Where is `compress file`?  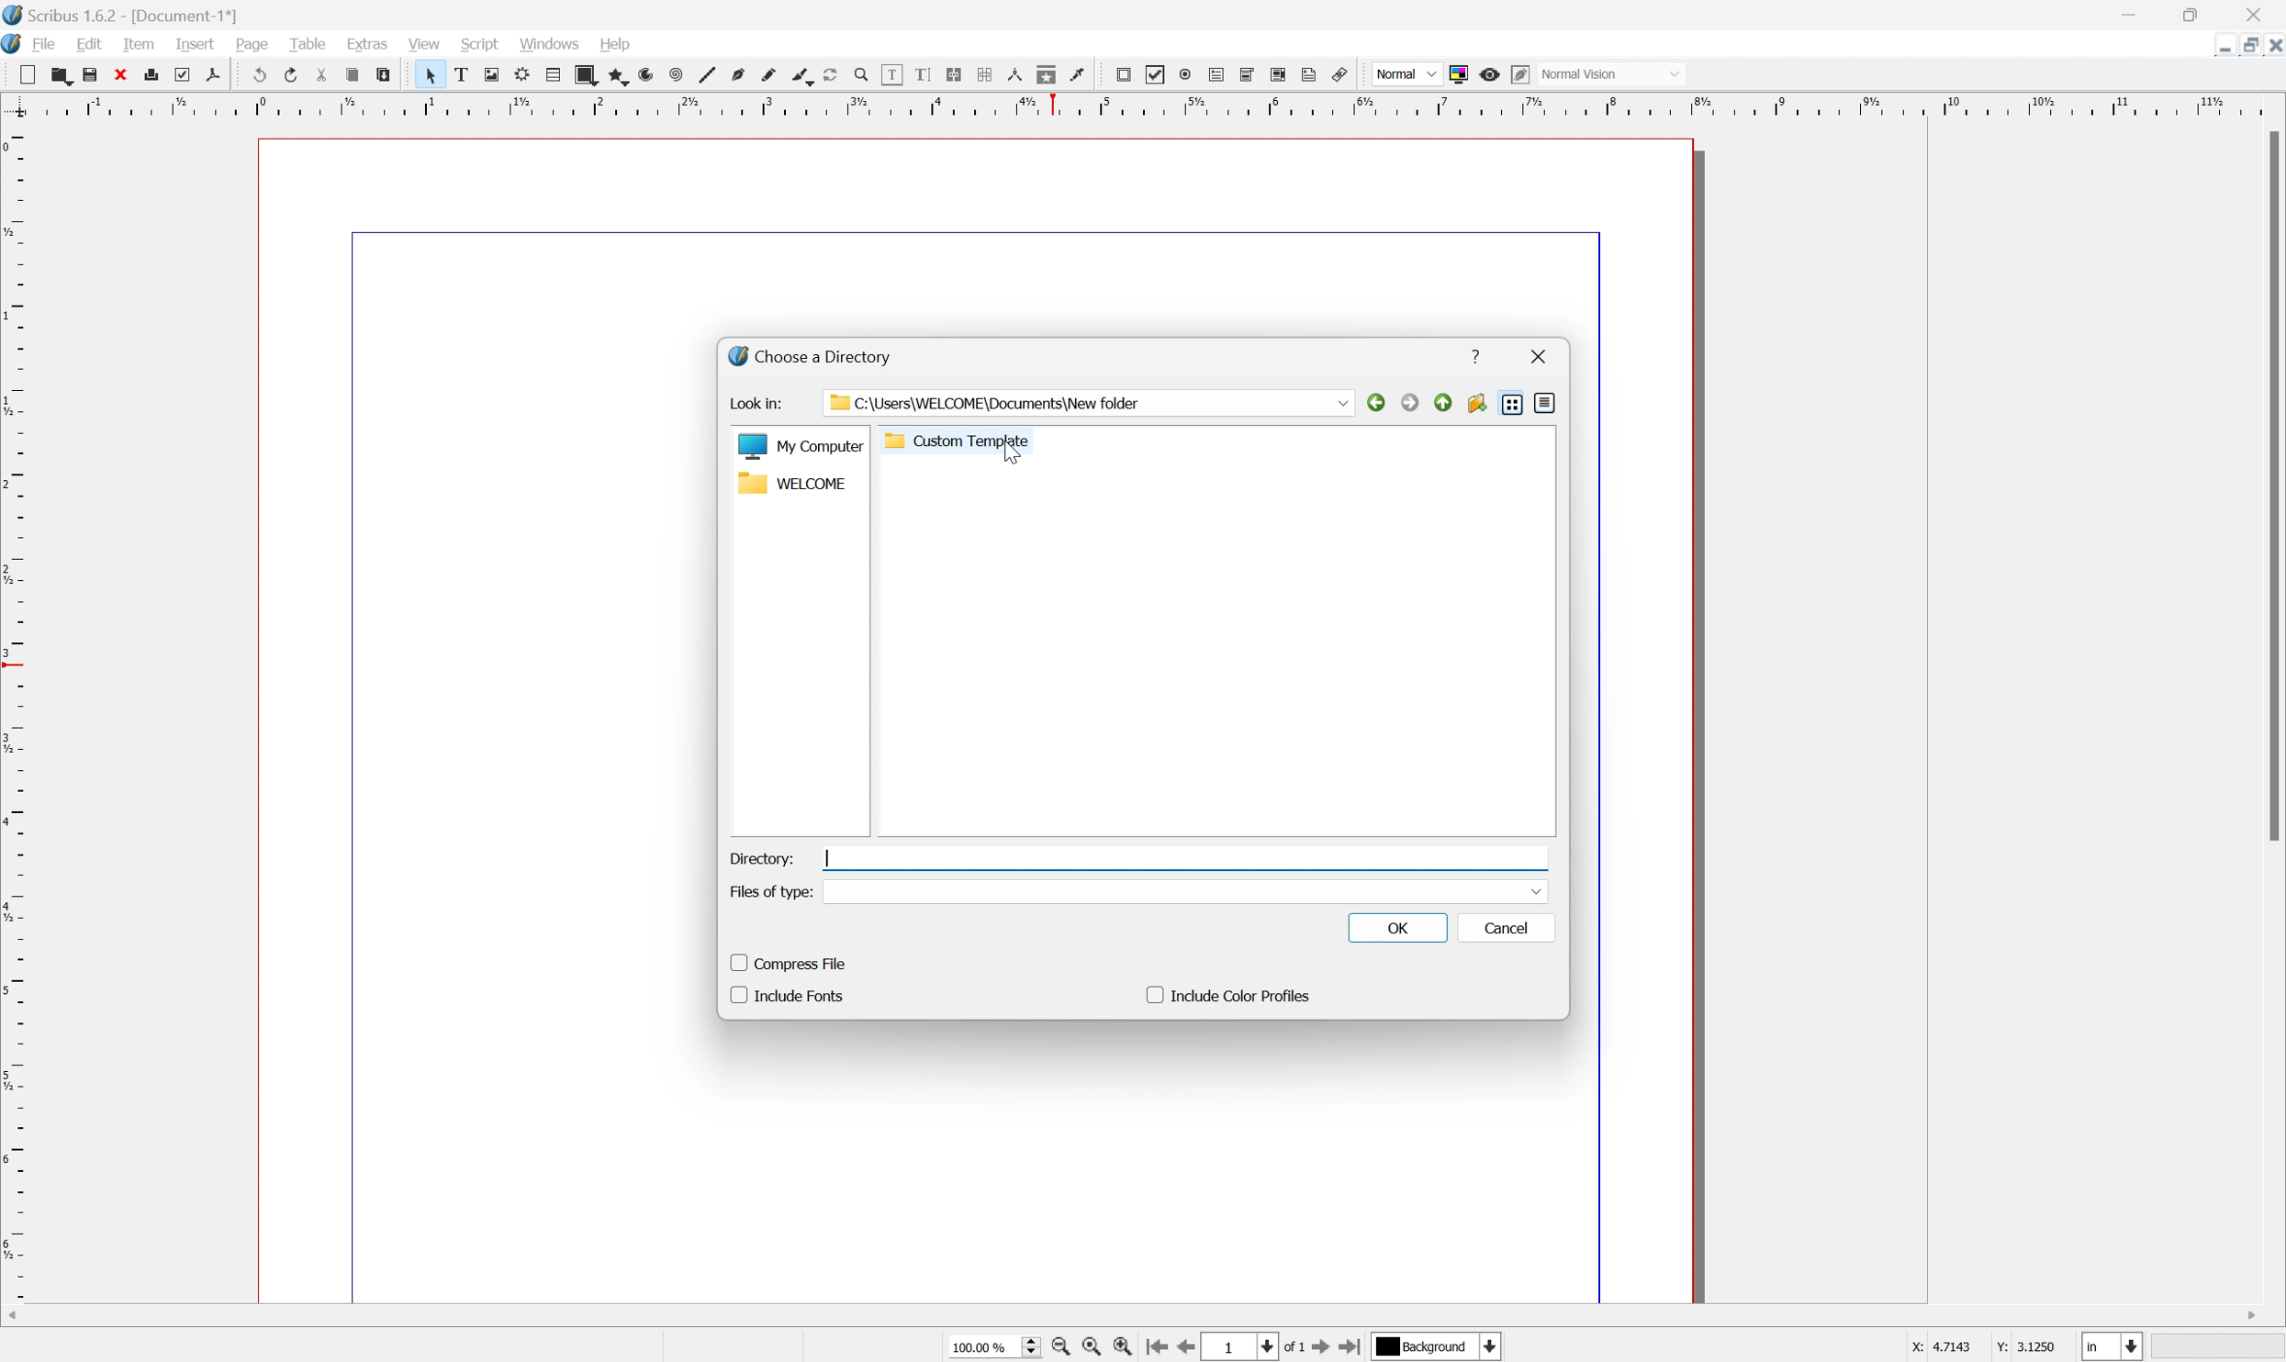 compress file is located at coordinates (791, 961).